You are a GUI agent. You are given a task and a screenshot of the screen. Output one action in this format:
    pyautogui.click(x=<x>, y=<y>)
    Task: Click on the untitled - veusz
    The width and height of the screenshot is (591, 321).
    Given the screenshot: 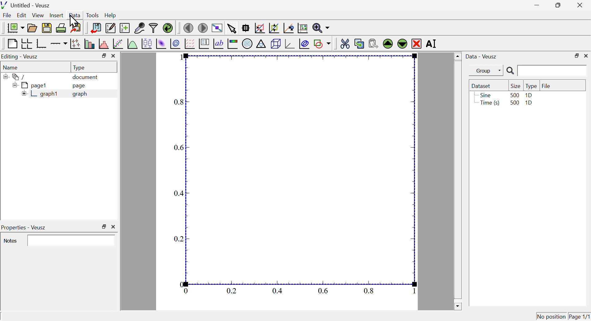 What is the action you would take?
    pyautogui.click(x=26, y=5)
    